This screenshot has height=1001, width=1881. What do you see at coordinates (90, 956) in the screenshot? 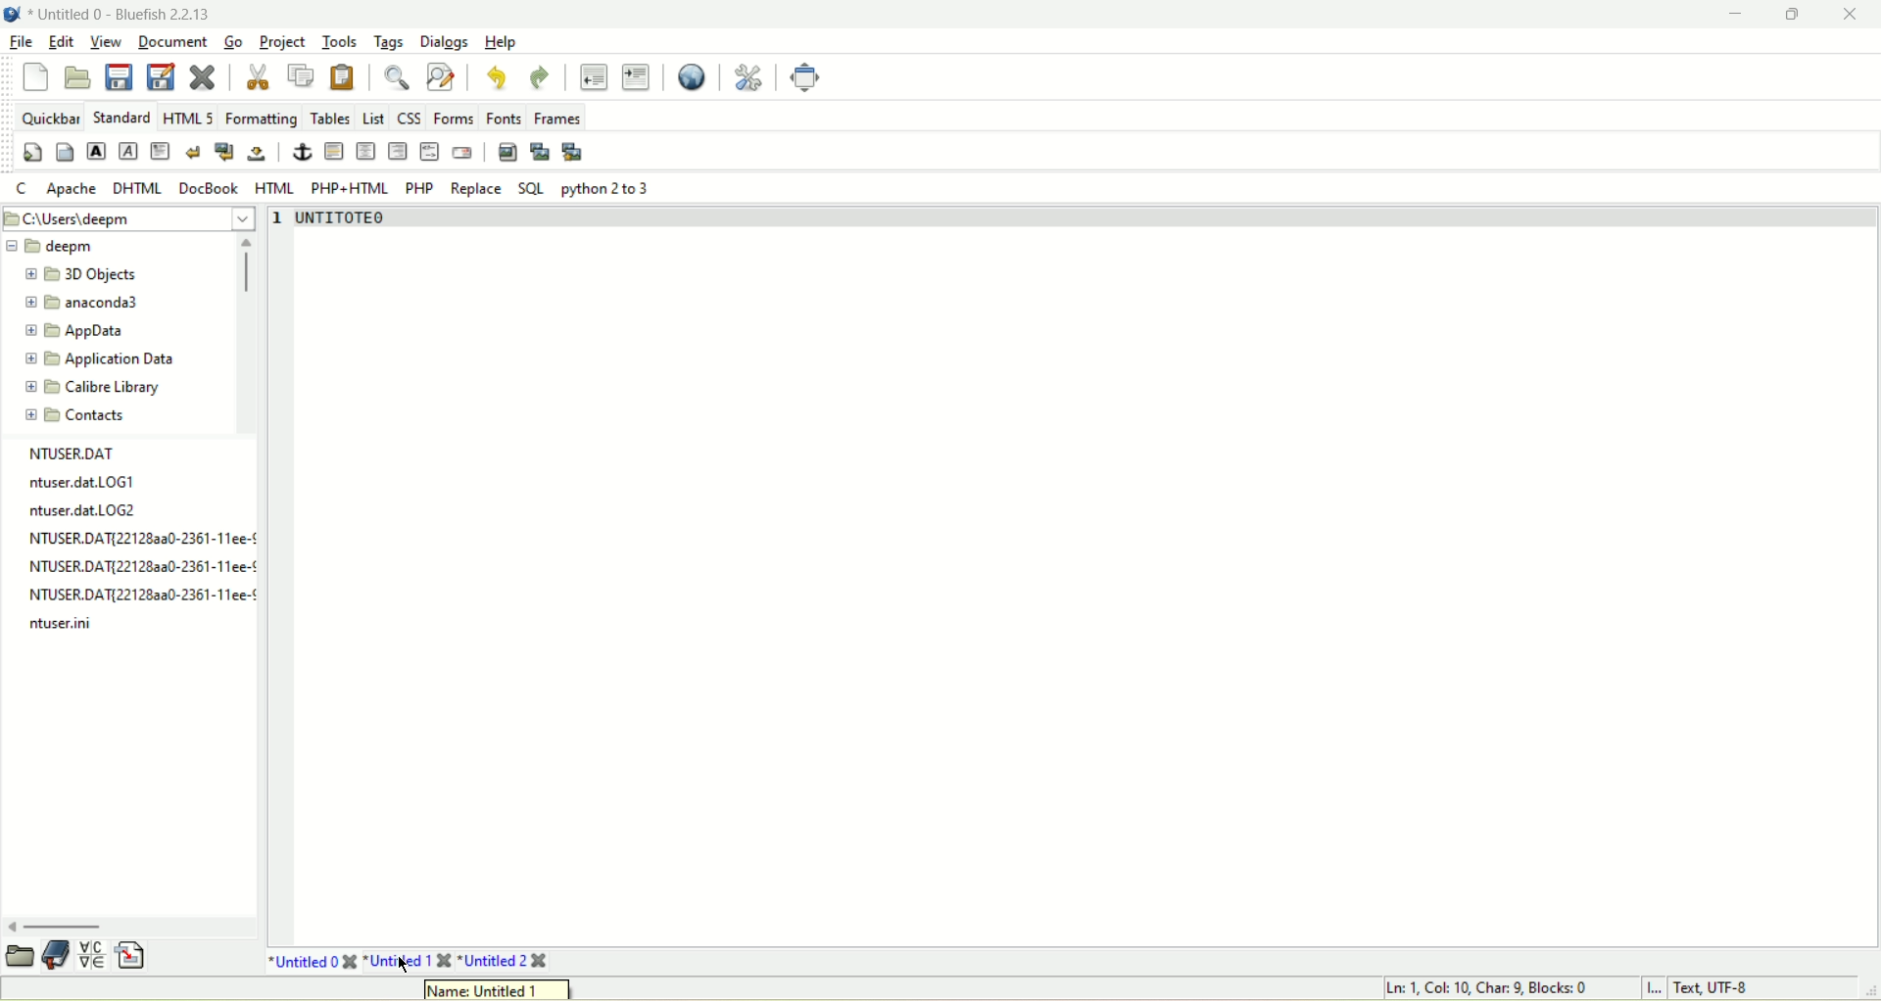
I see `insert special character` at bounding box center [90, 956].